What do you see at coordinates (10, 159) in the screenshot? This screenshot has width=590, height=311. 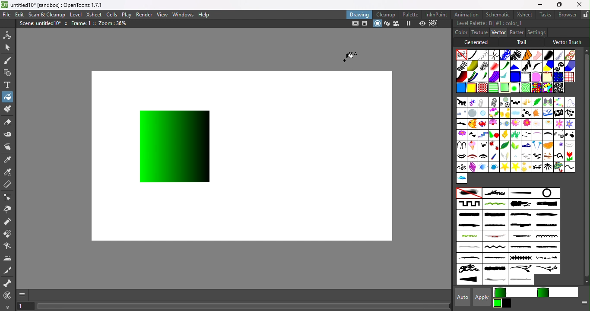 I see `Style picker tool` at bounding box center [10, 159].